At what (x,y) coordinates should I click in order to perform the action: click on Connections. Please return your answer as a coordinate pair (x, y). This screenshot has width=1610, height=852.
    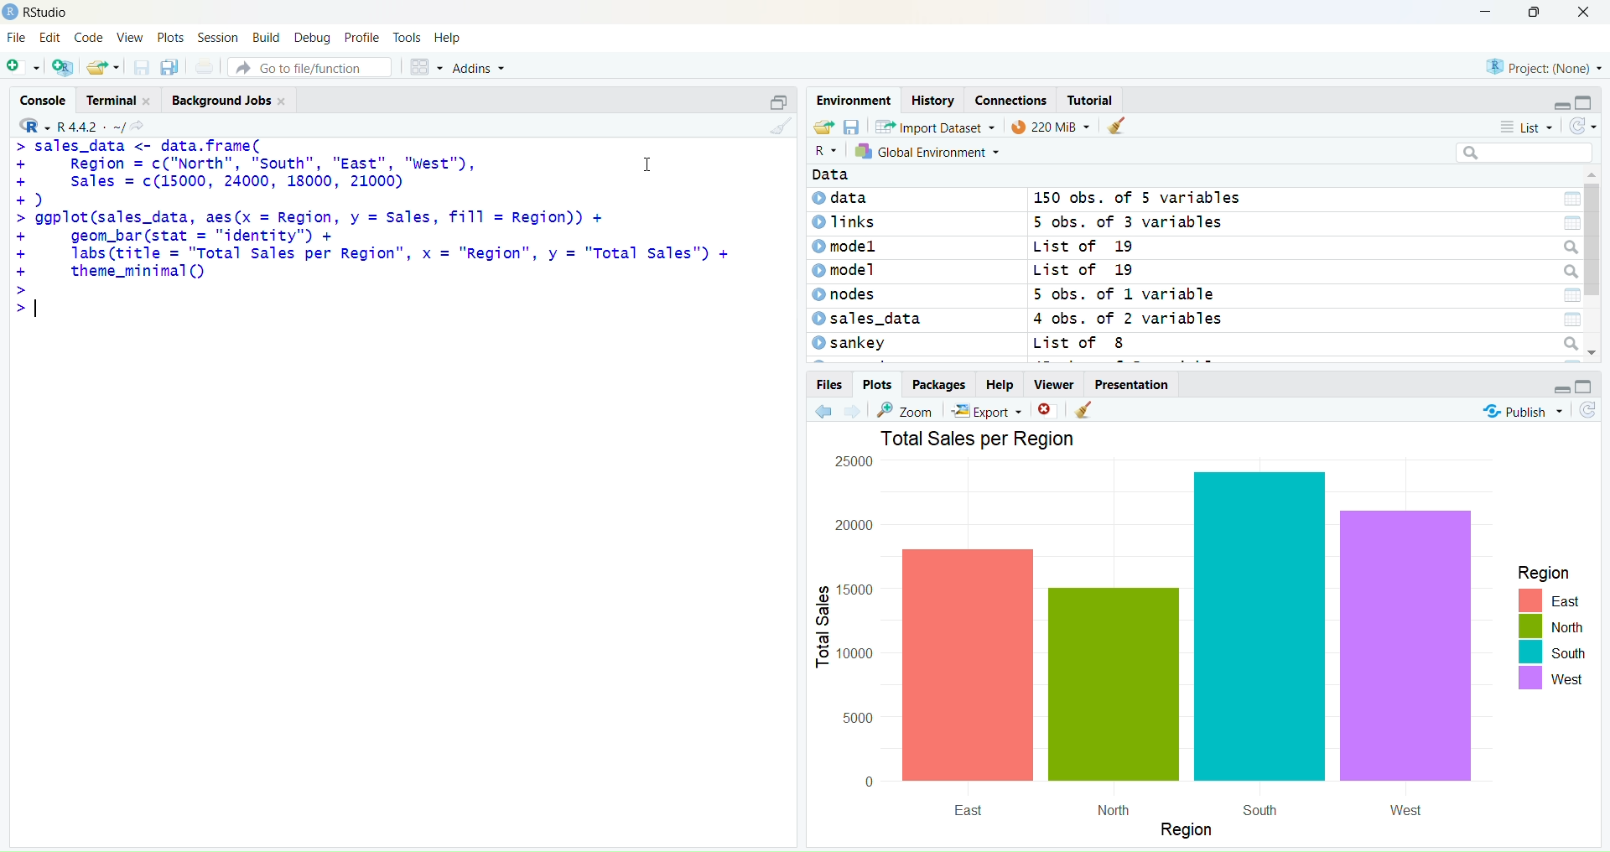
    Looking at the image, I should click on (1011, 99).